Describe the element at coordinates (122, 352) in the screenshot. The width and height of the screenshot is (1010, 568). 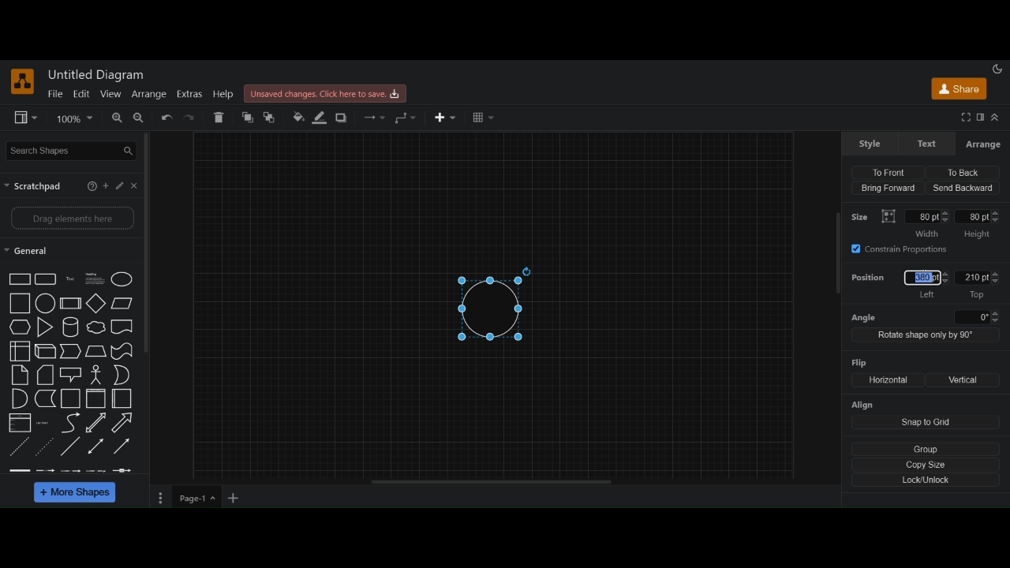
I see `free shape` at that location.